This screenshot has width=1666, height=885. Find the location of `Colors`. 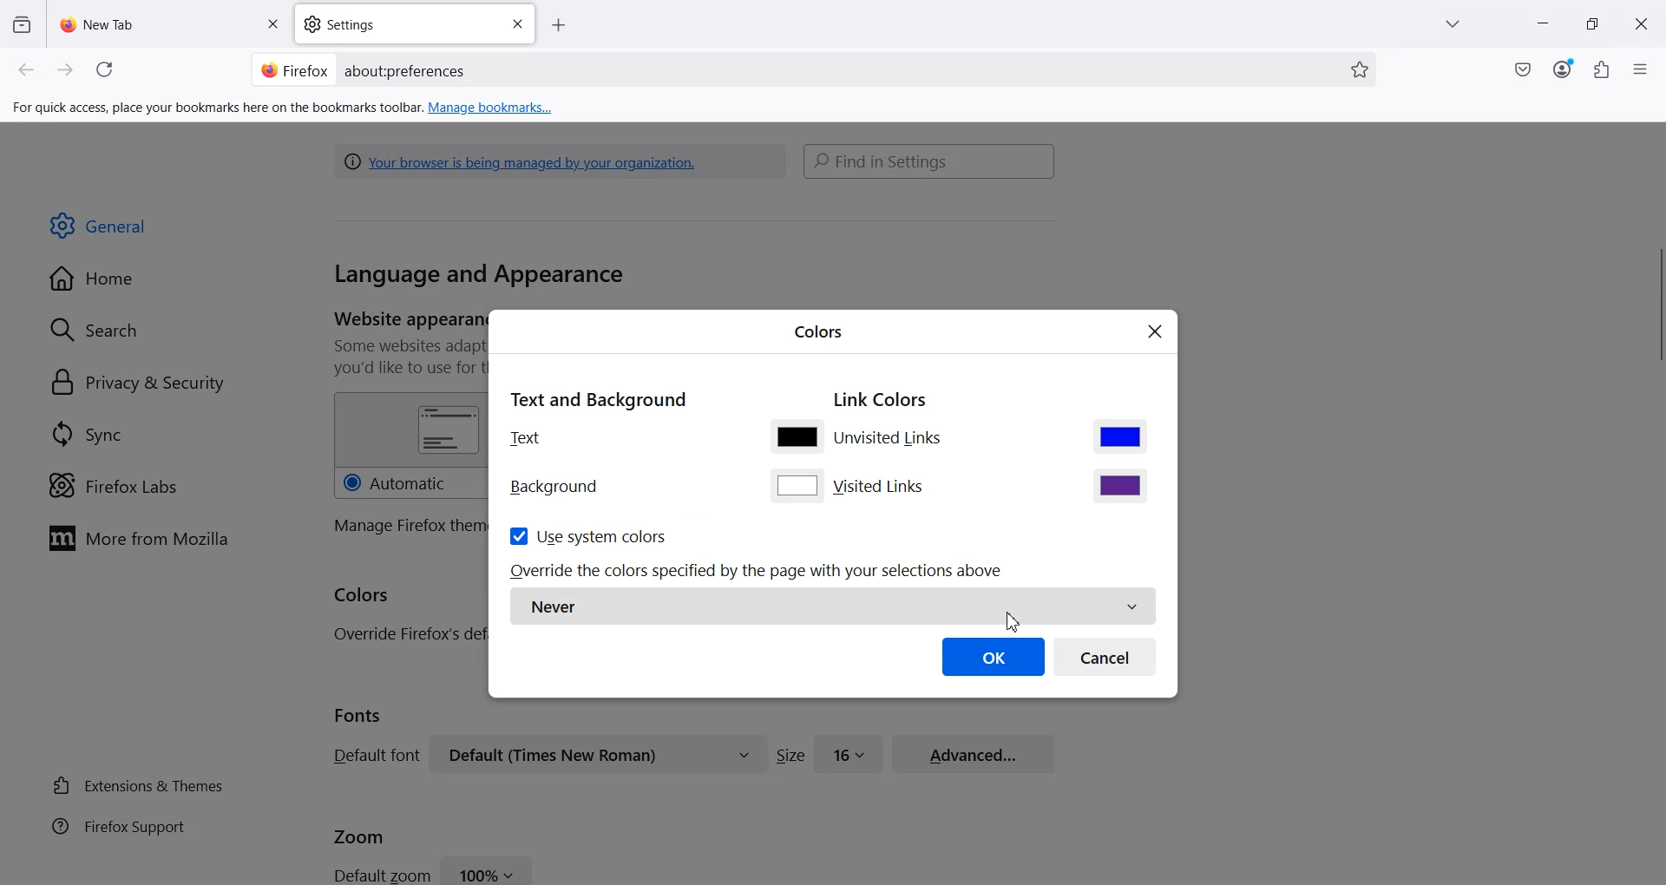

Colors is located at coordinates (363, 596).